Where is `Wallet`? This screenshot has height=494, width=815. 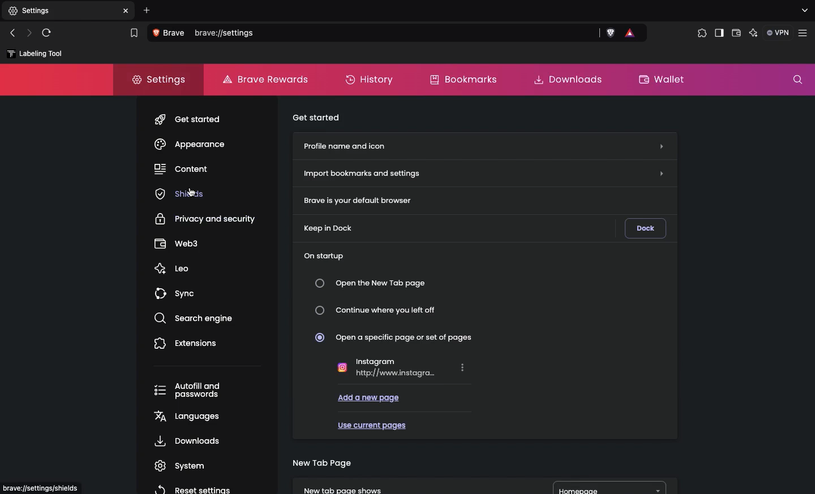 Wallet is located at coordinates (663, 81).